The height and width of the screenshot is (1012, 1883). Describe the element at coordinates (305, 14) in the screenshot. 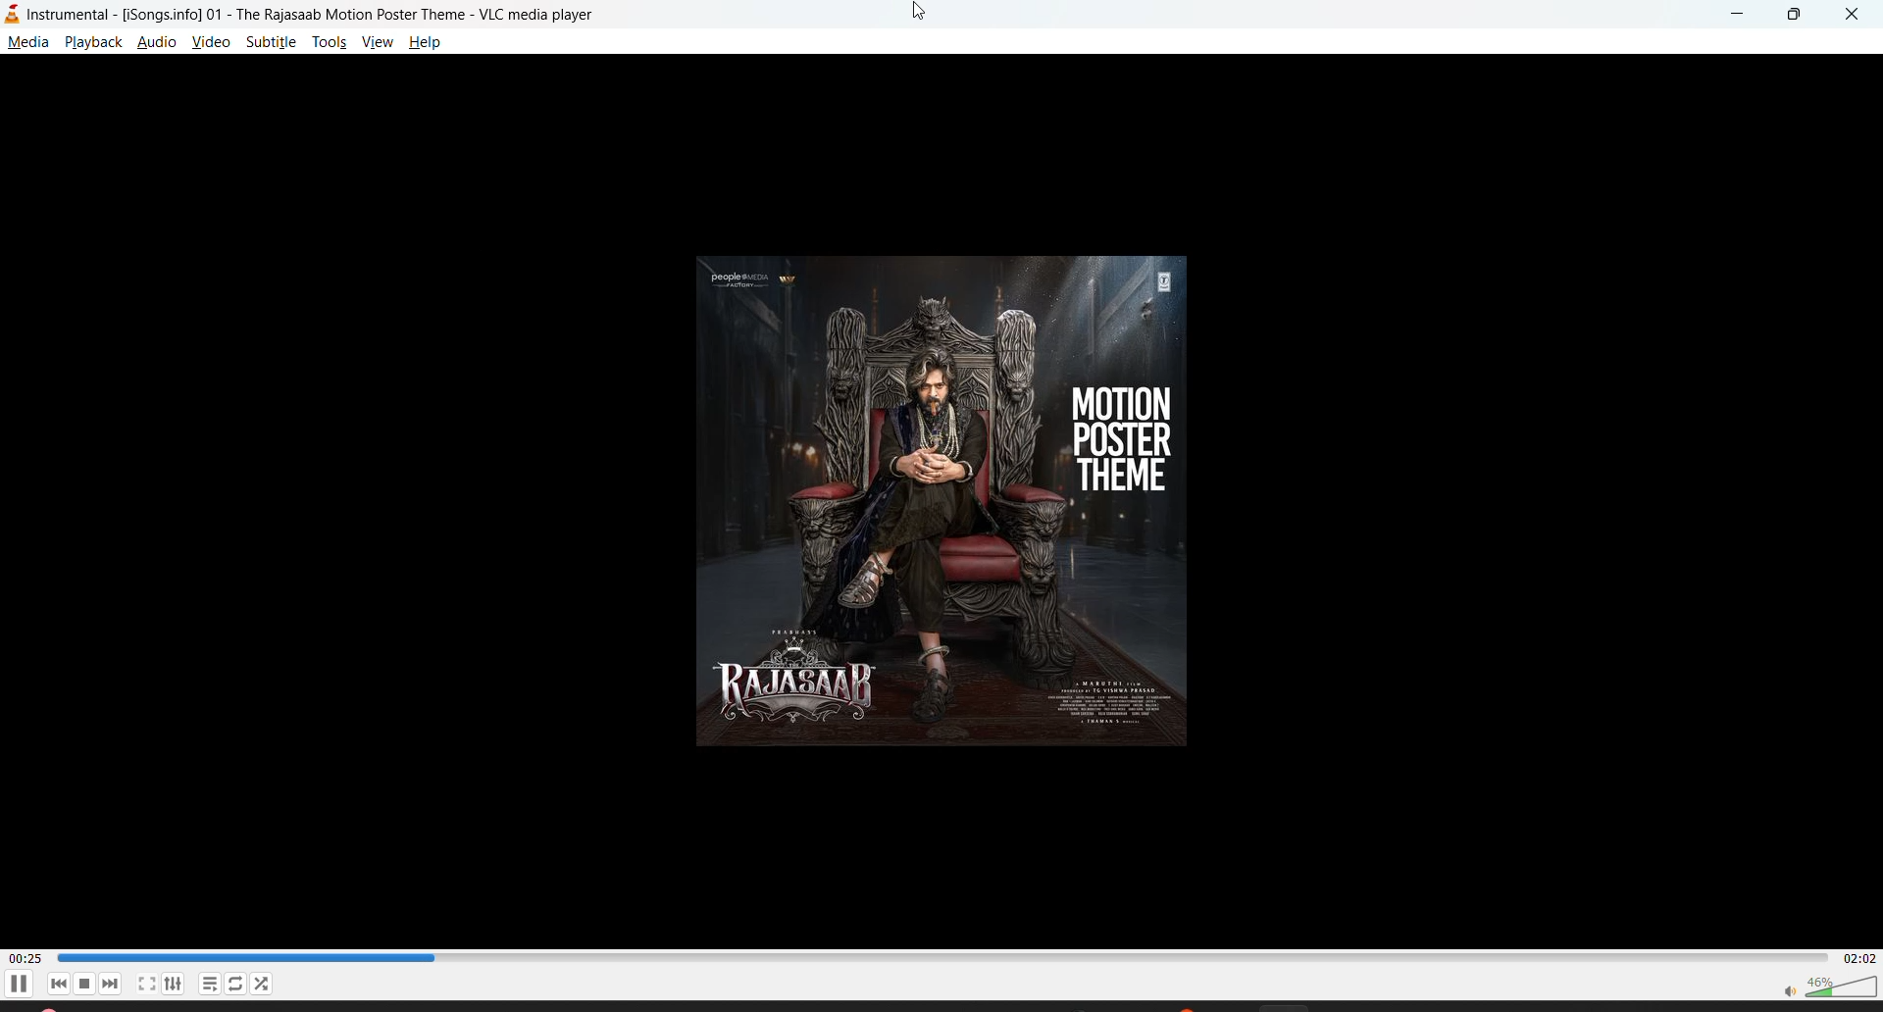

I see `Instrumental - [Songsinfo]01 - The Rajasaab Motion Poster Theme - VLC media player` at that location.